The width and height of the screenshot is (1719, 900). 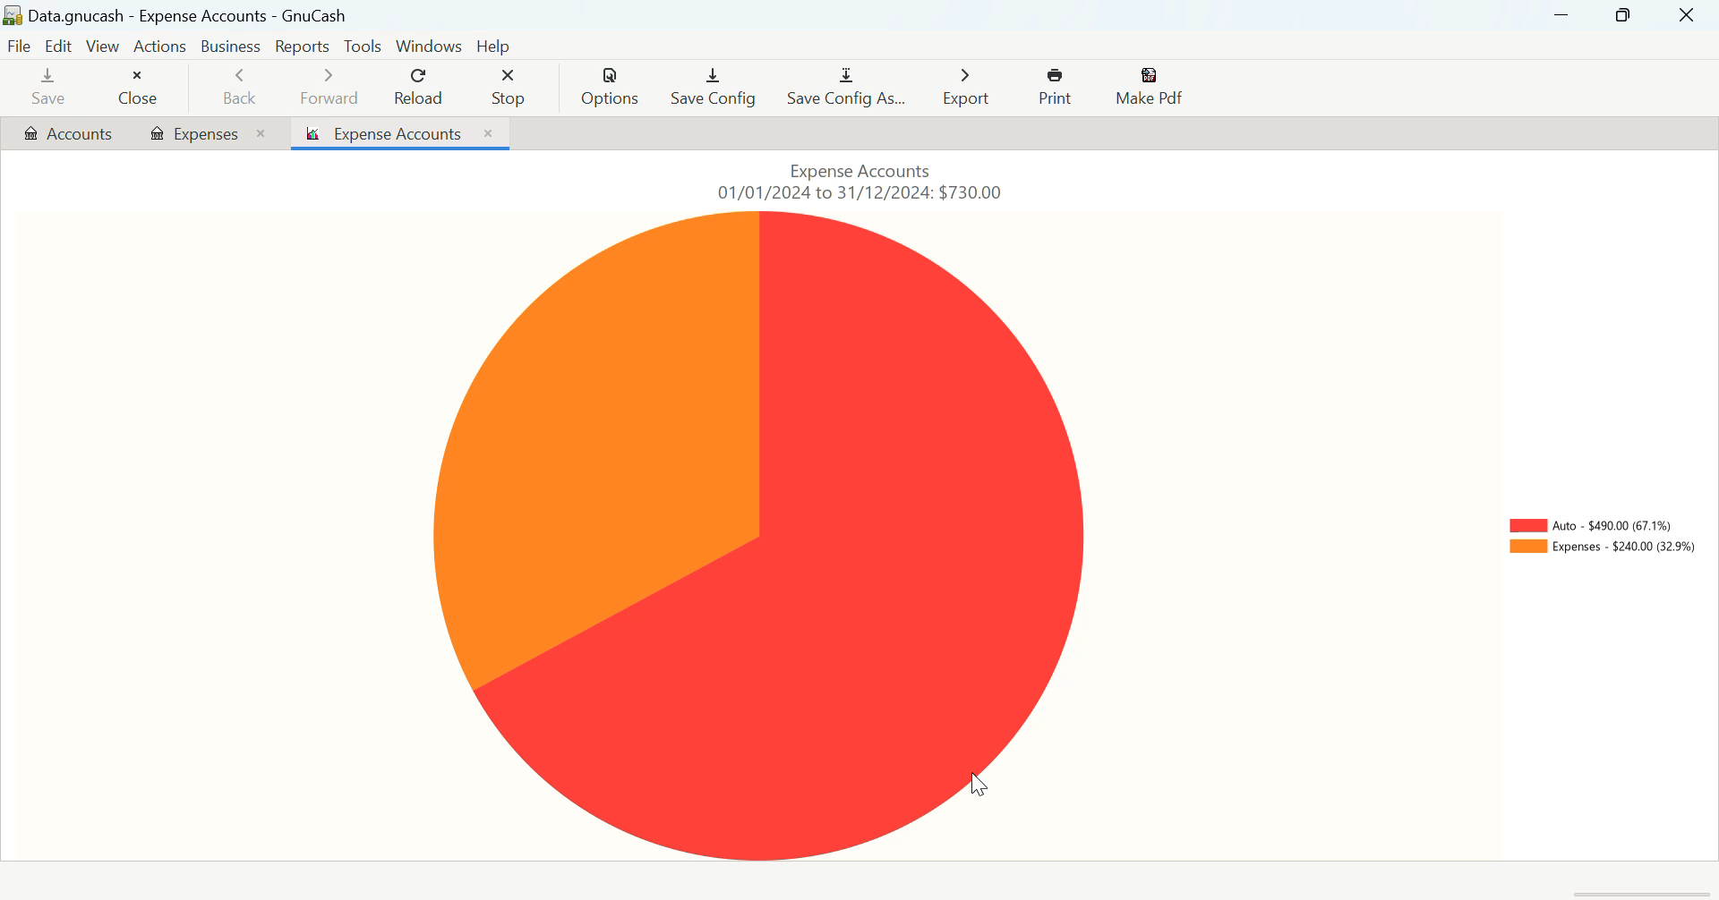 I want to click on Reload, so click(x=421, y=88).